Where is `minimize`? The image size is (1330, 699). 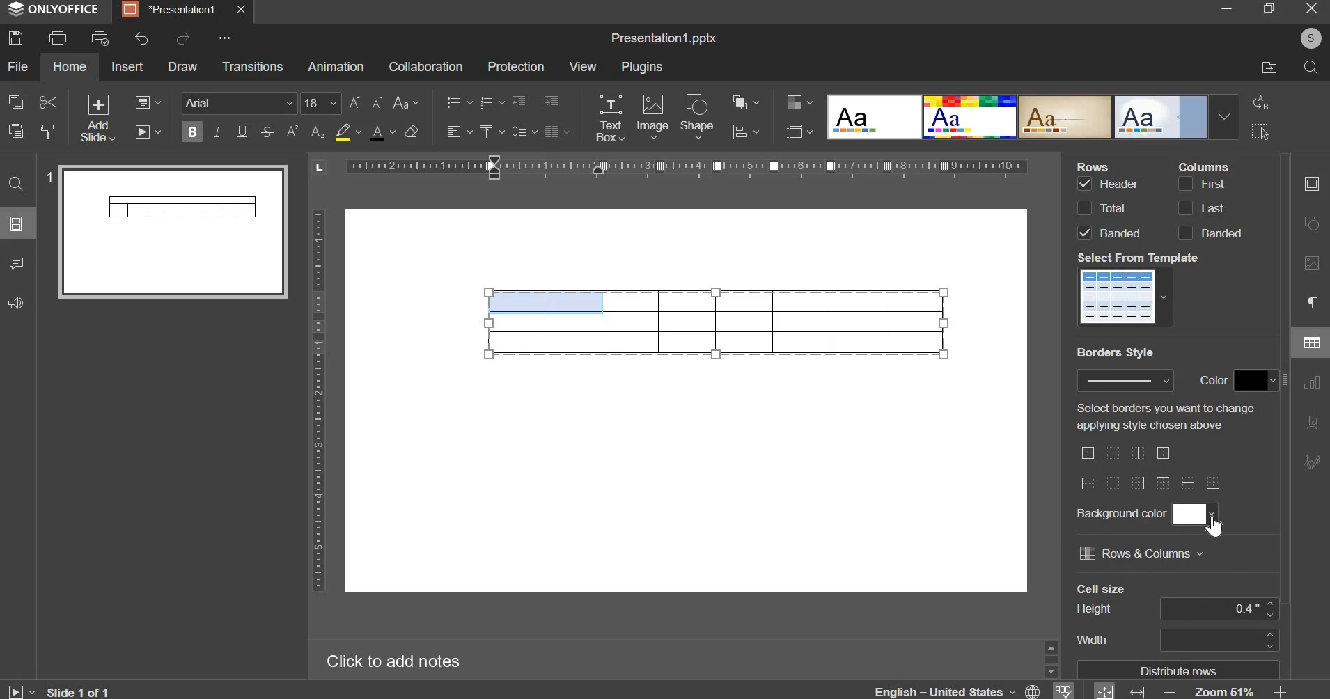
minimize is located at coordinates (1226, 10).